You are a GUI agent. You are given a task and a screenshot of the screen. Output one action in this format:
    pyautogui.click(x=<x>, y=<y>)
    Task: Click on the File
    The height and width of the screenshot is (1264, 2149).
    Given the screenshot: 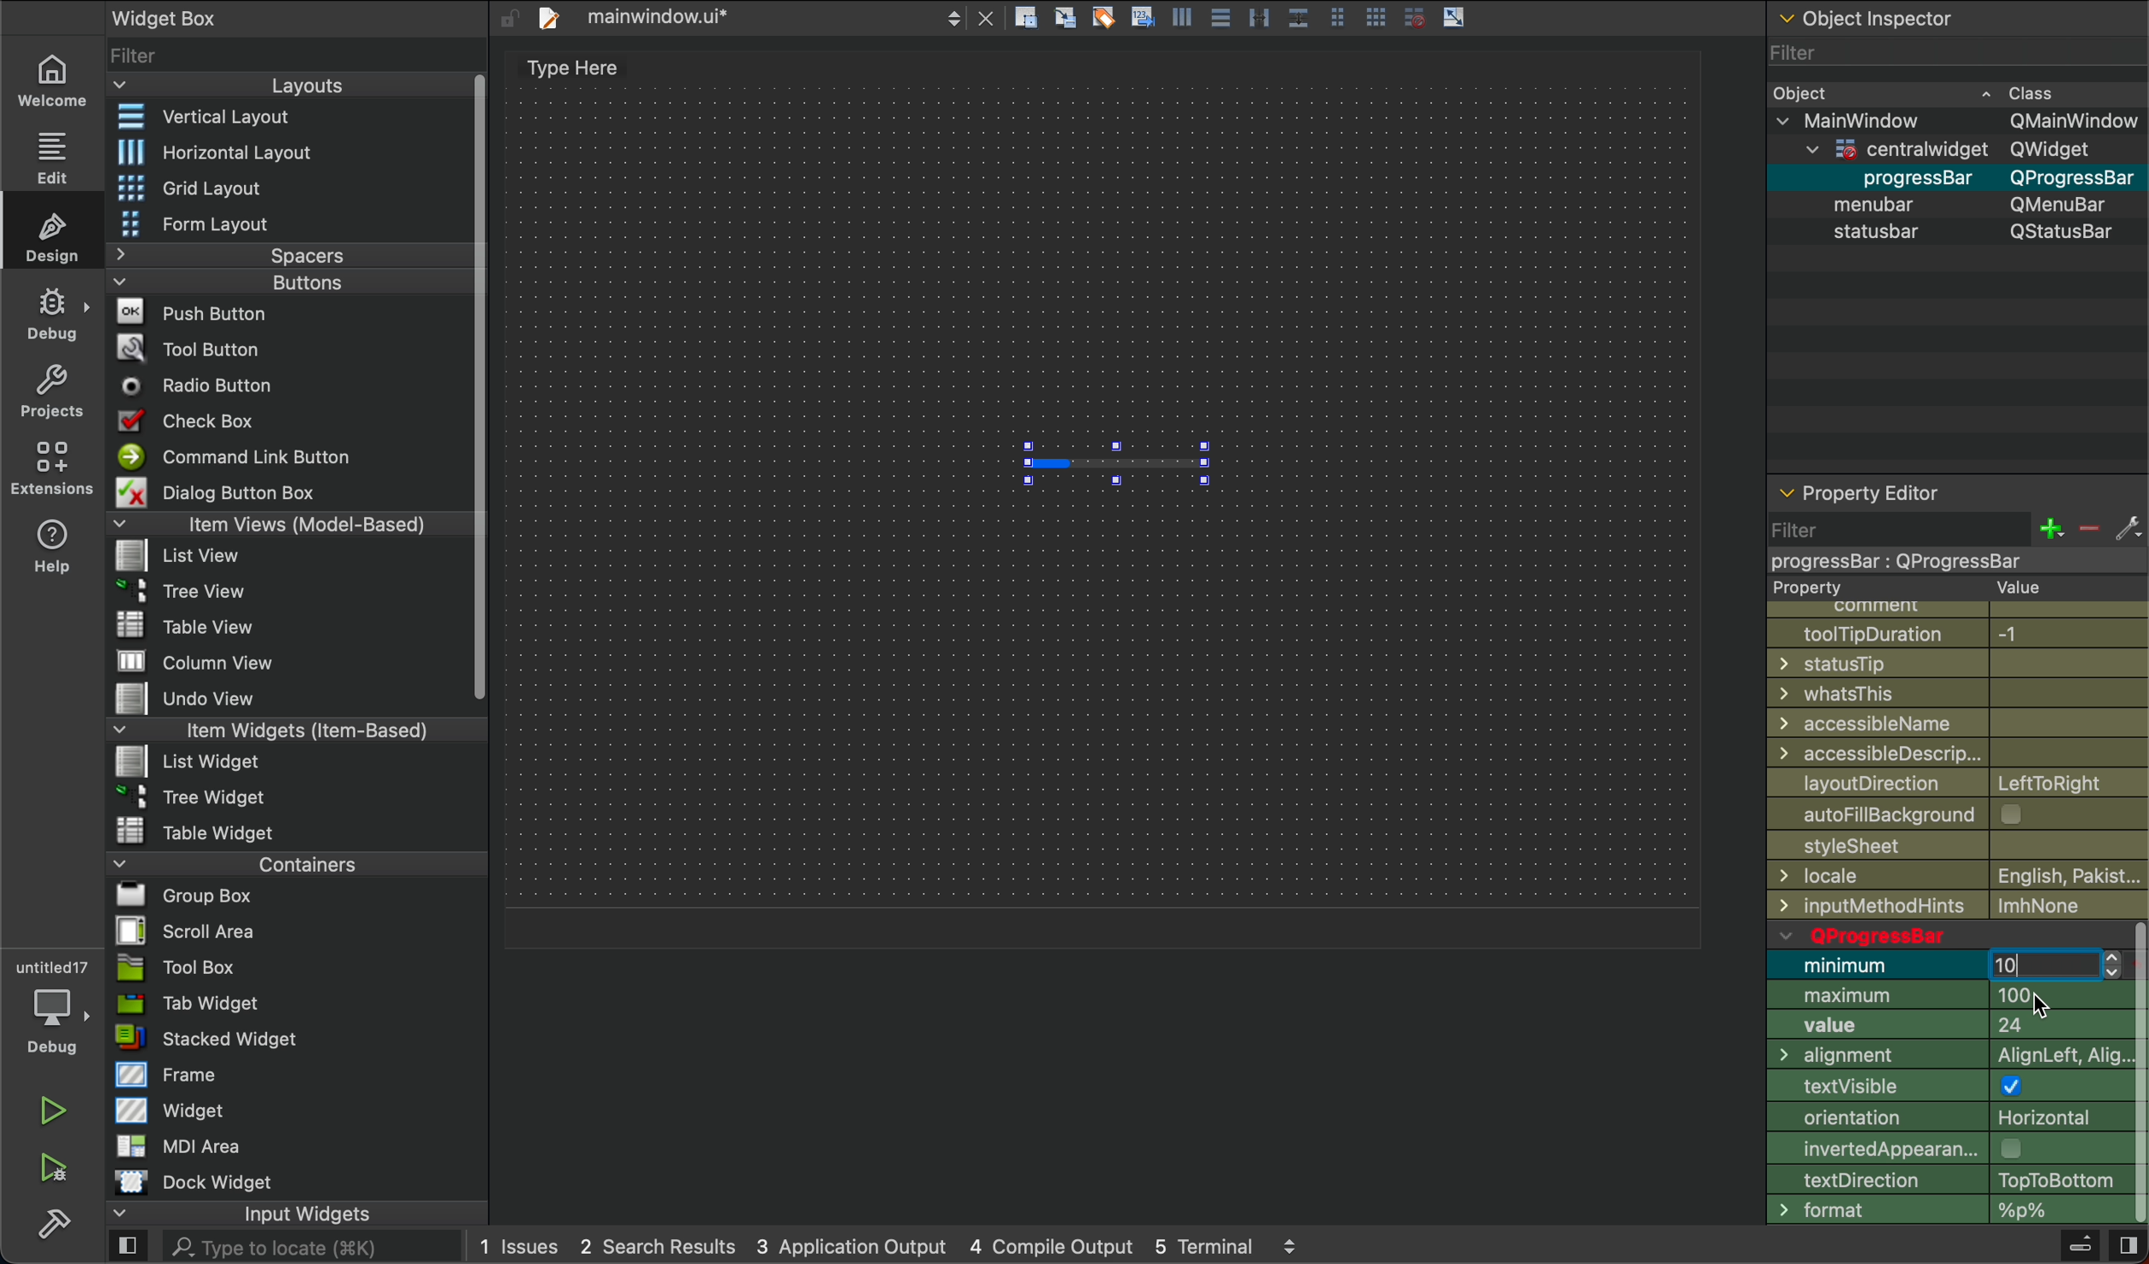 What is the action you would take?
    pyautogui.click(x=197, y=795)
    